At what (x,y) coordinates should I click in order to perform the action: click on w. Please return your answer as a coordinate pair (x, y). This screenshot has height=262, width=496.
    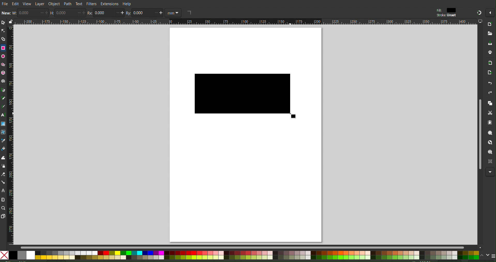
    Looking at the image, I should click on (14, 13).